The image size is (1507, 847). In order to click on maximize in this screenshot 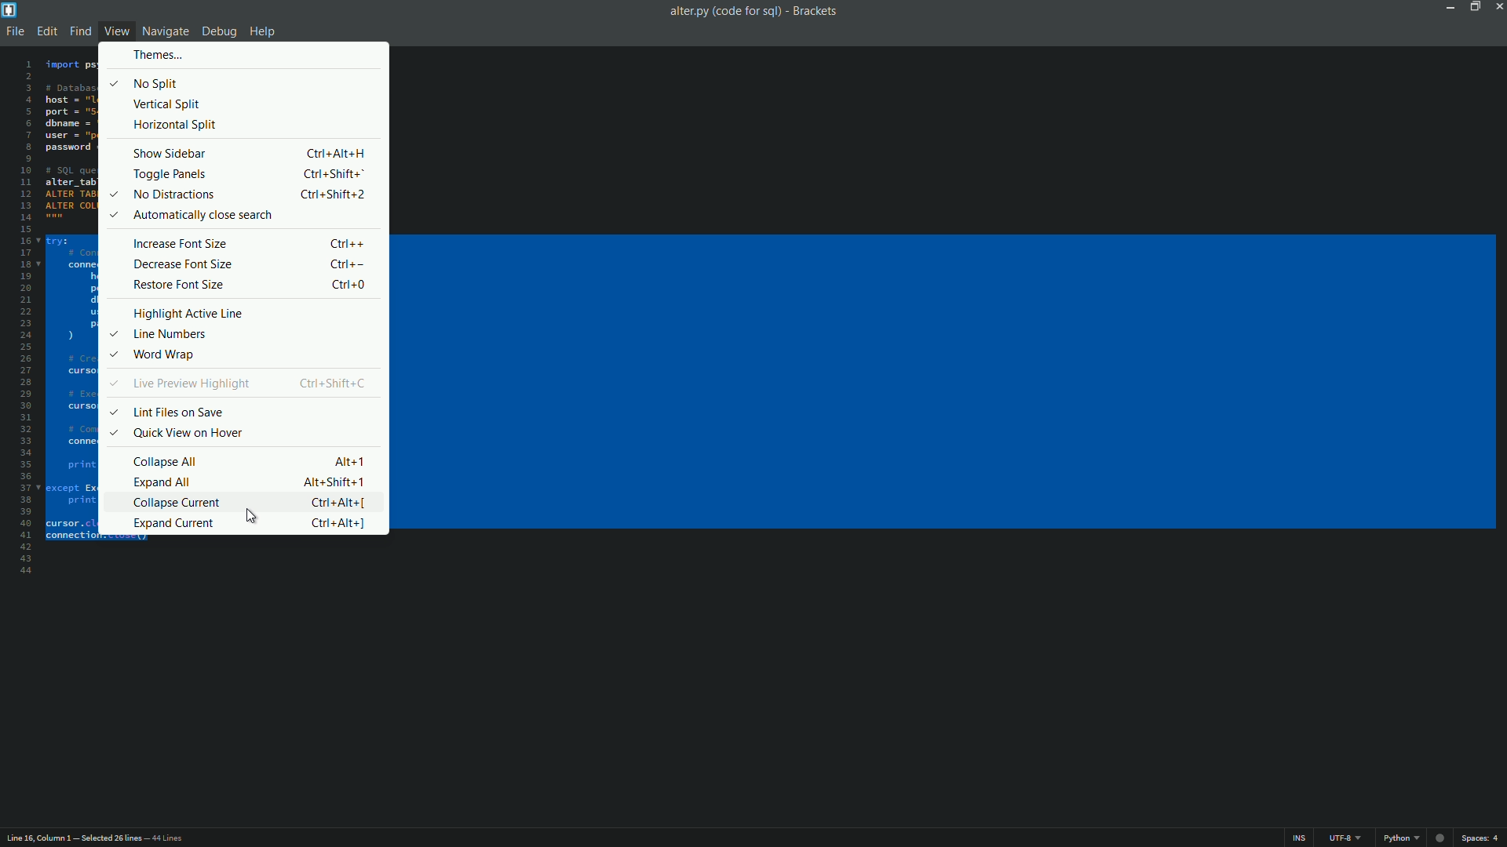, I will do `click(1472, 6)`.